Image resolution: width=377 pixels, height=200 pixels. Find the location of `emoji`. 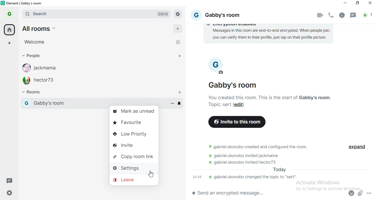

emoji is located at coordinates (351, 194).